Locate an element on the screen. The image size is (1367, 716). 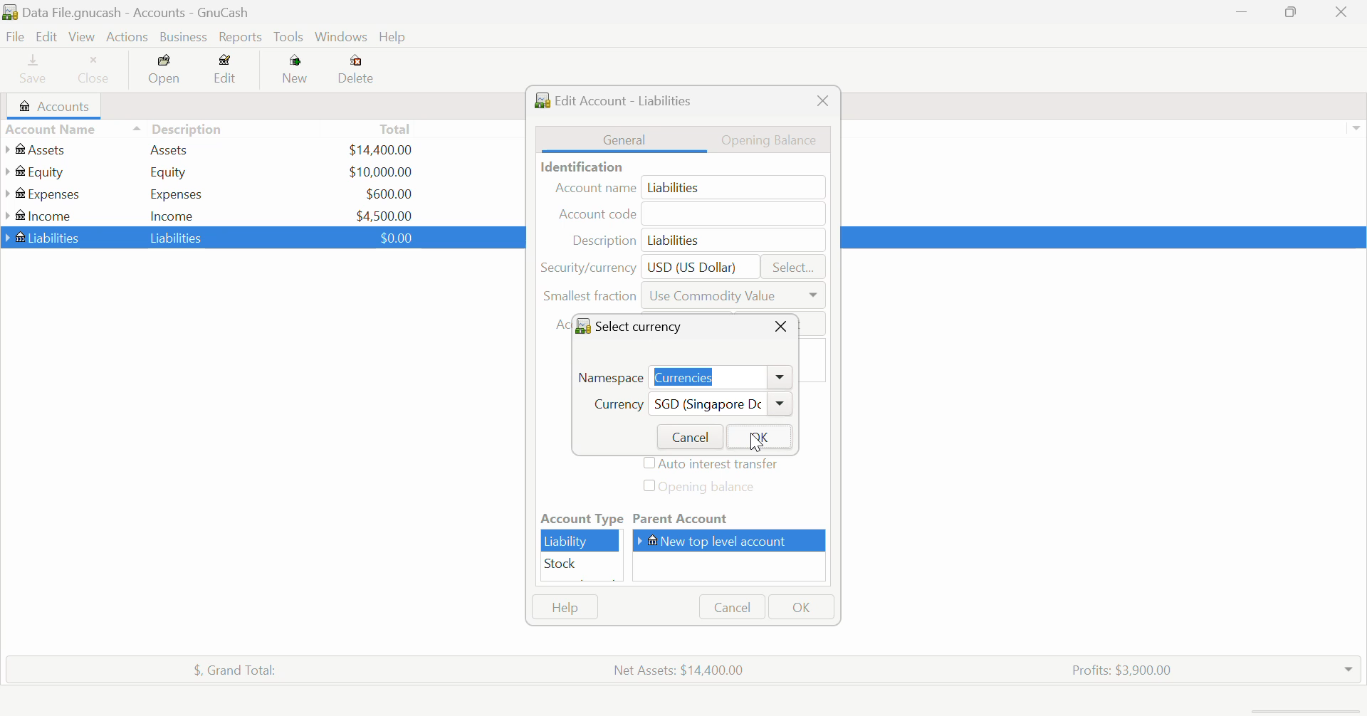
Identification is located at coordinates (579, 167).